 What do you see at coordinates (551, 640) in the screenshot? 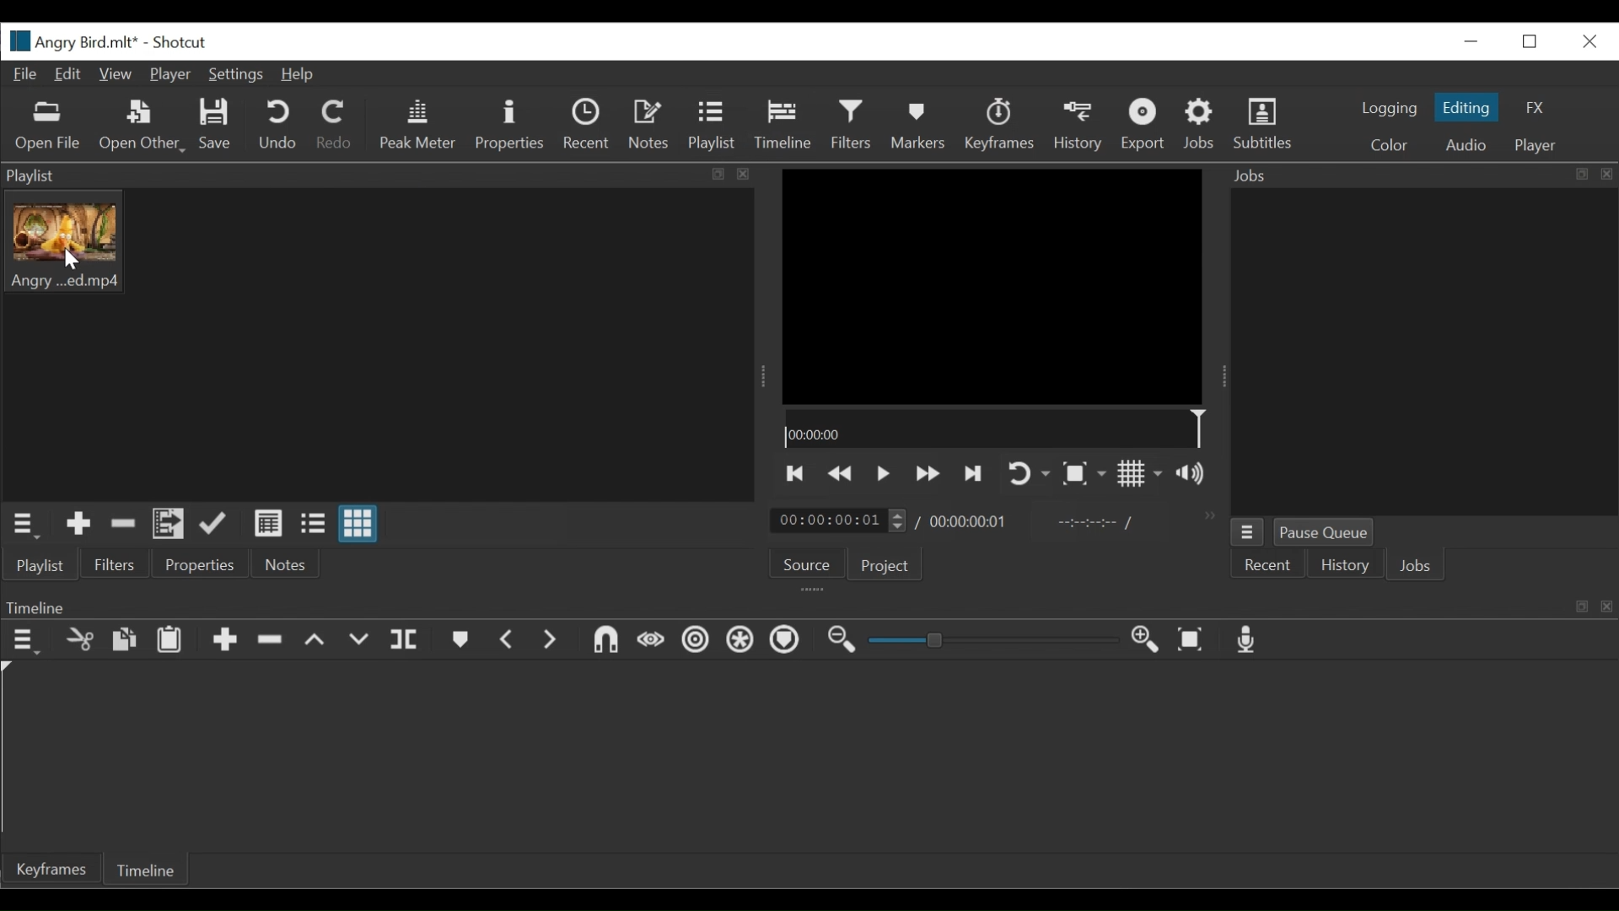
I see `Next Marker` at bounding box center [551, 640].